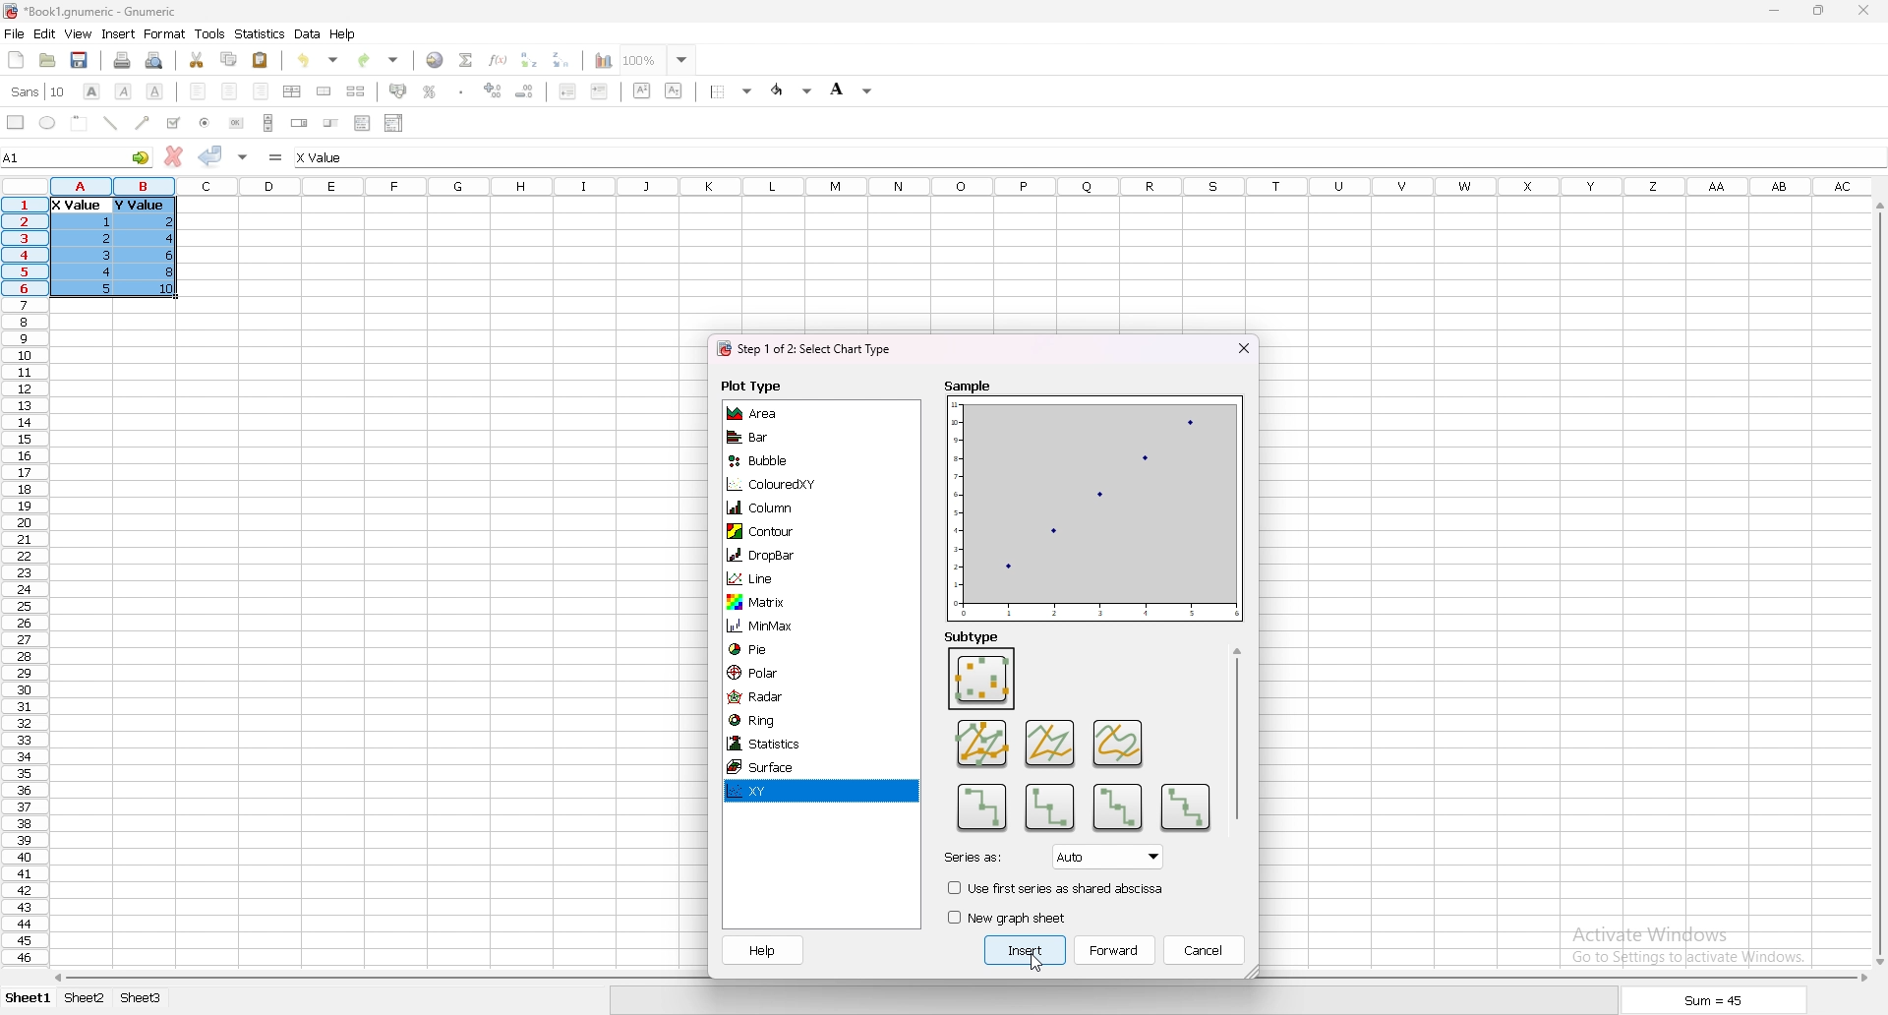 The image size is (1888, 1015). What do you see at coordinates (198, 90) in the screenshot?
I see `left align` at bounding box center [198, 90].